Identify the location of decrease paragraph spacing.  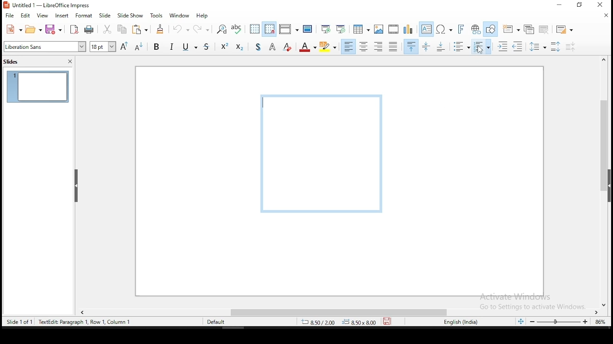
(571, 47).